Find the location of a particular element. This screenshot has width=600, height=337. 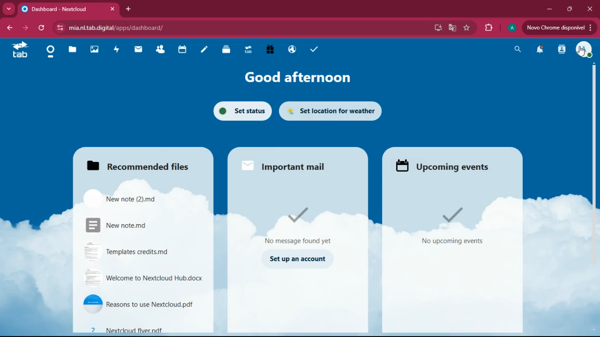

set location is located at coordinates (336, 110).